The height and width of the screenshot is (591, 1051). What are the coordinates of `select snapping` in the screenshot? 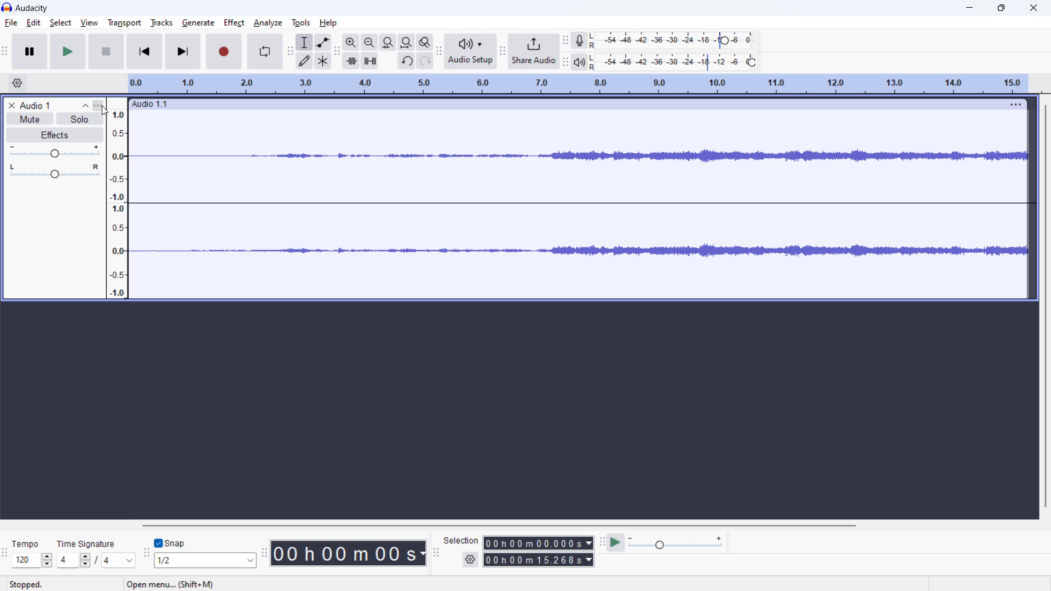 It's located at (206, 560).